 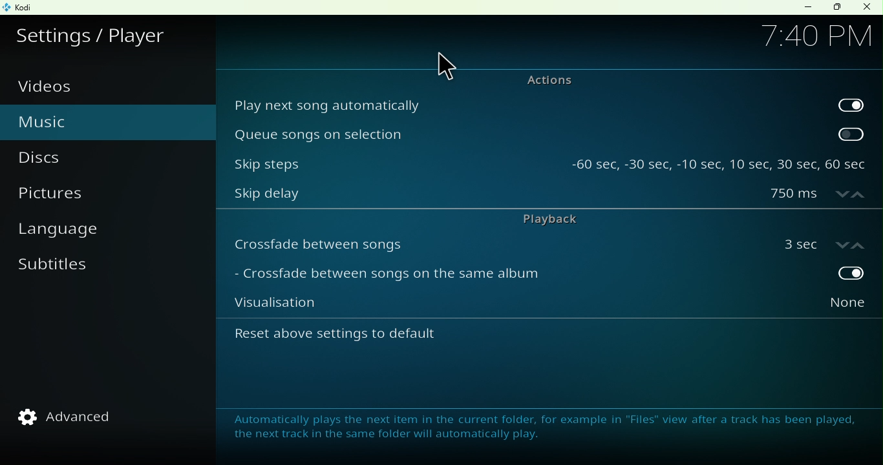 What do you see at coordinates (58, 273) in the screenshot?
I see `Subtitles` at bounding box center [58, 273].